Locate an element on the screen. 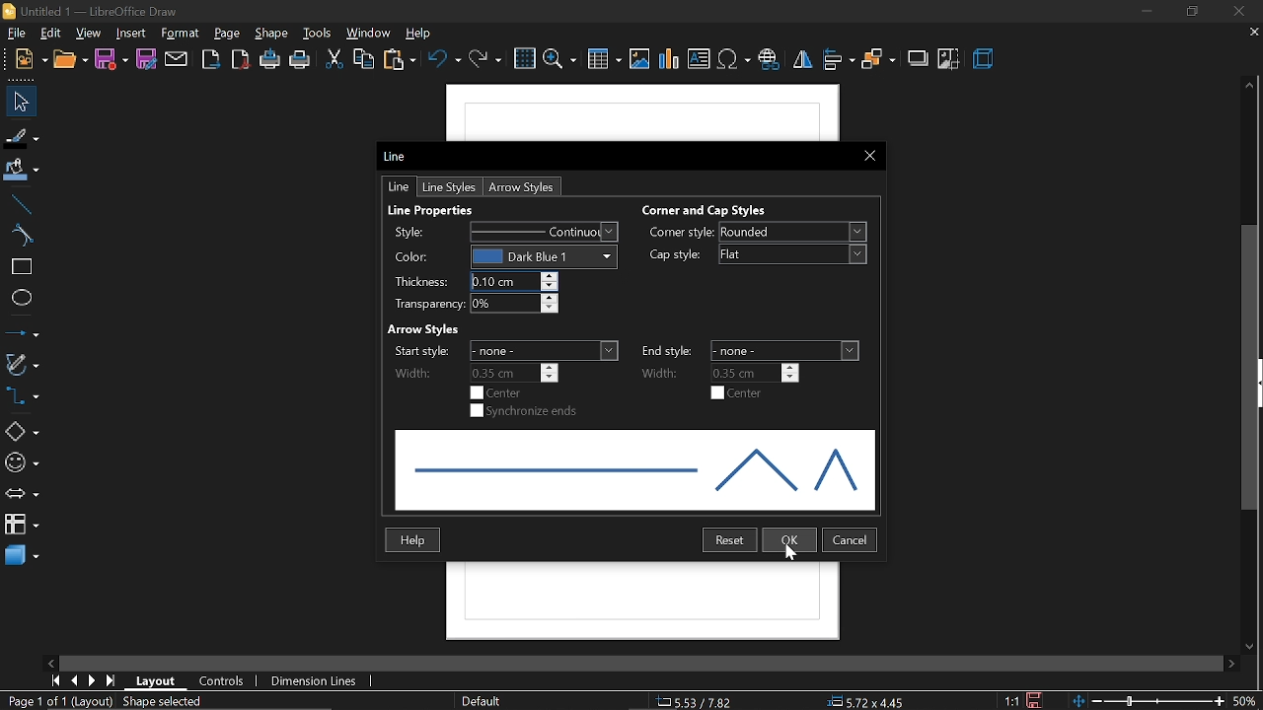  3d effect is located at coordinates (985, 60).